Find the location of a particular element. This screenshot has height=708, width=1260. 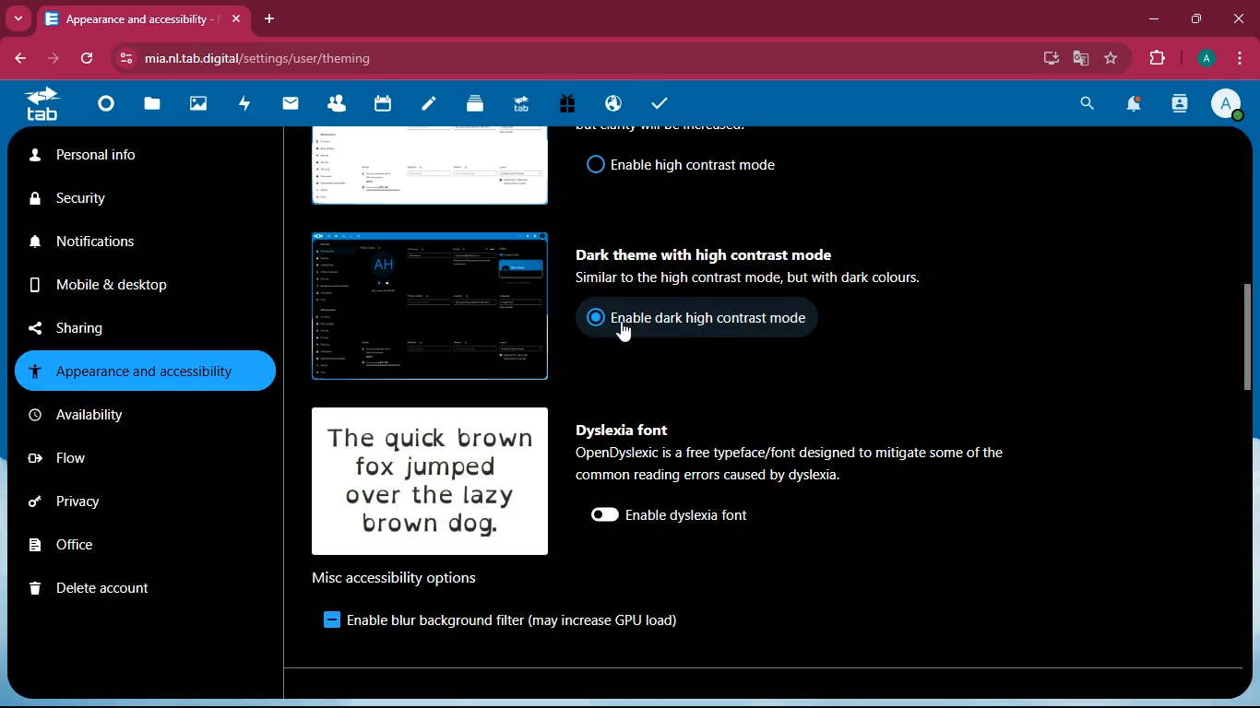

on/off is located at coordinates (589, 320).